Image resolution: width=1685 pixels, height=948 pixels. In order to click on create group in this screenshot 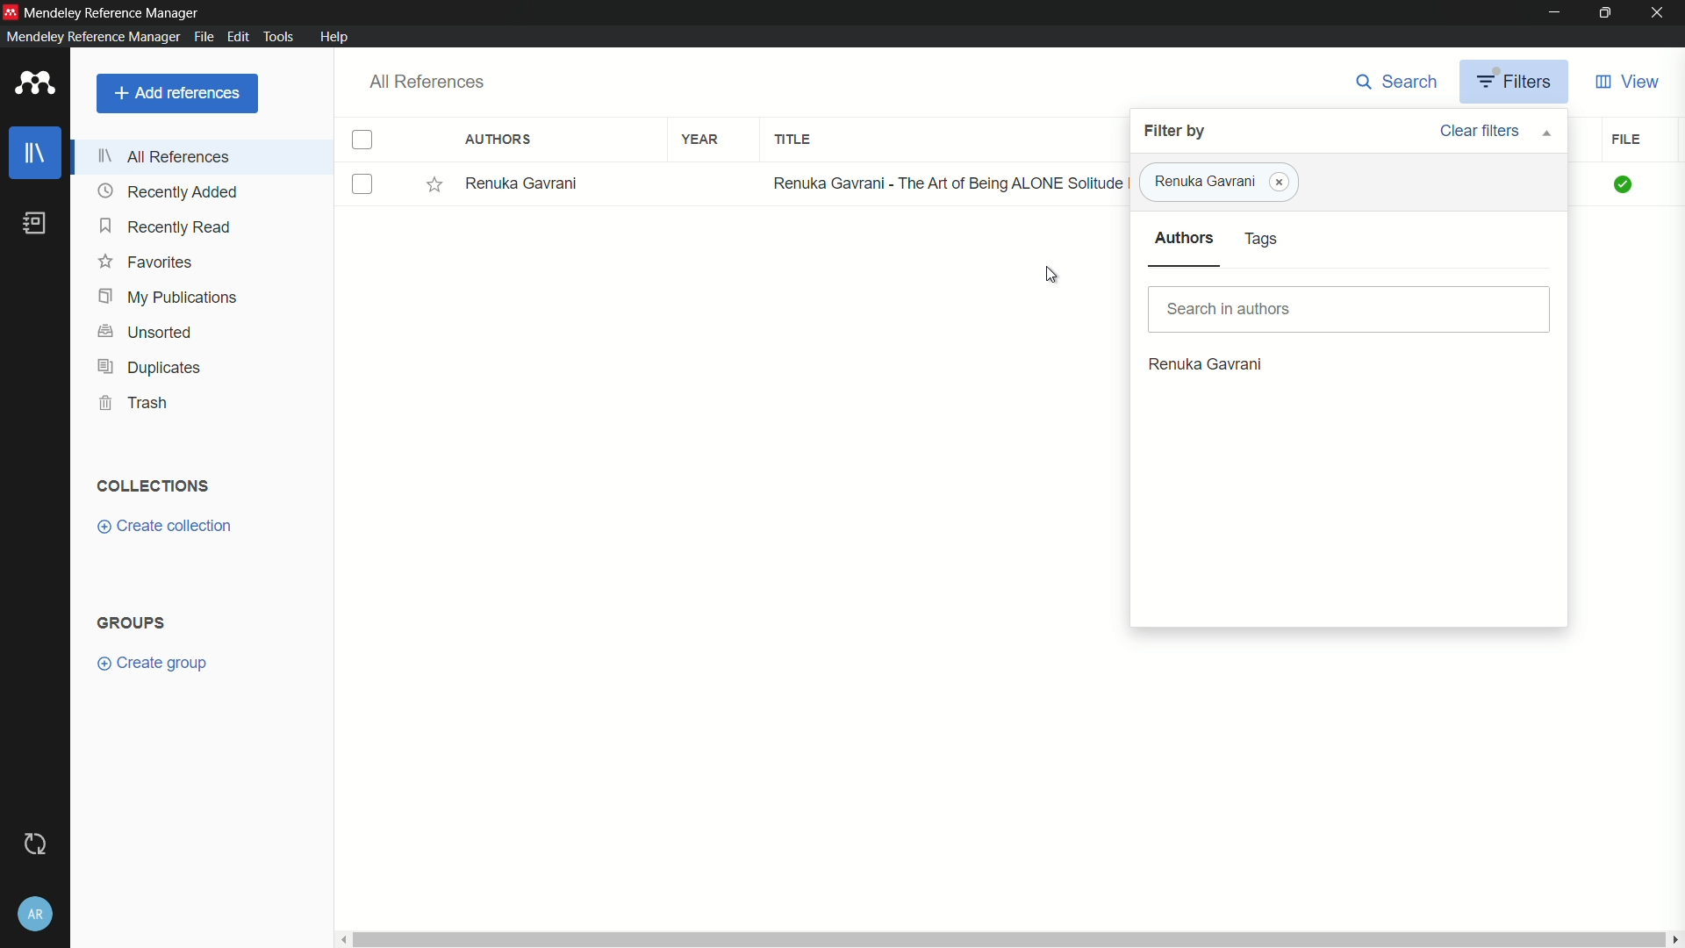, I will do `click(151, 664)`.